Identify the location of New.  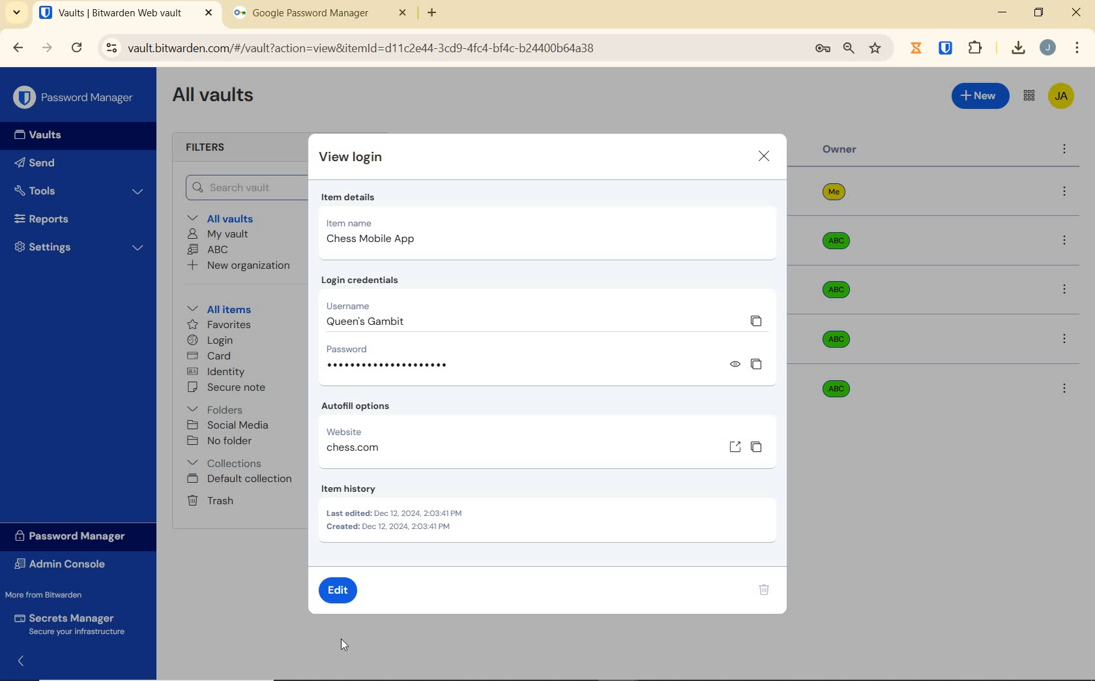
(981, 94).